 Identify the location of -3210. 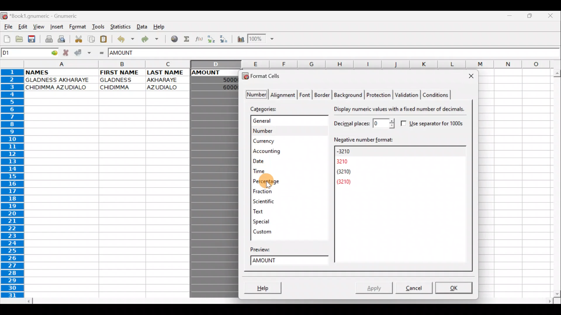
(349, 151).